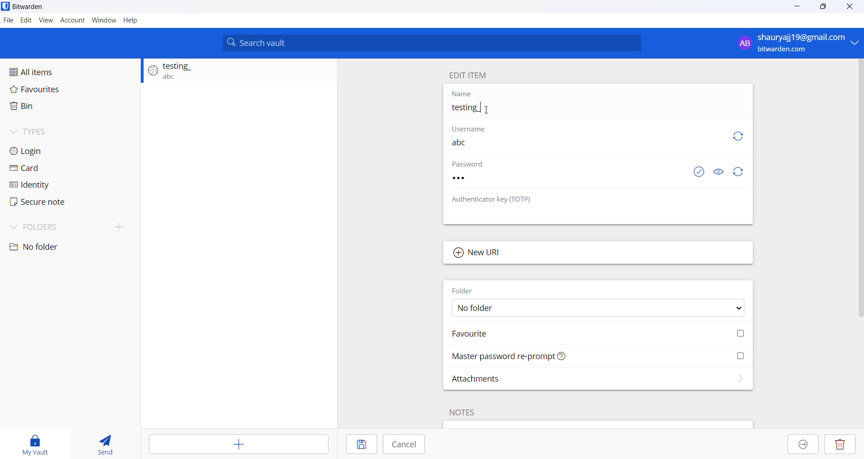 The image size is (864, 459). Describe the element at coordinates (131, 20) in the screenshot. I see `Help` at that location.